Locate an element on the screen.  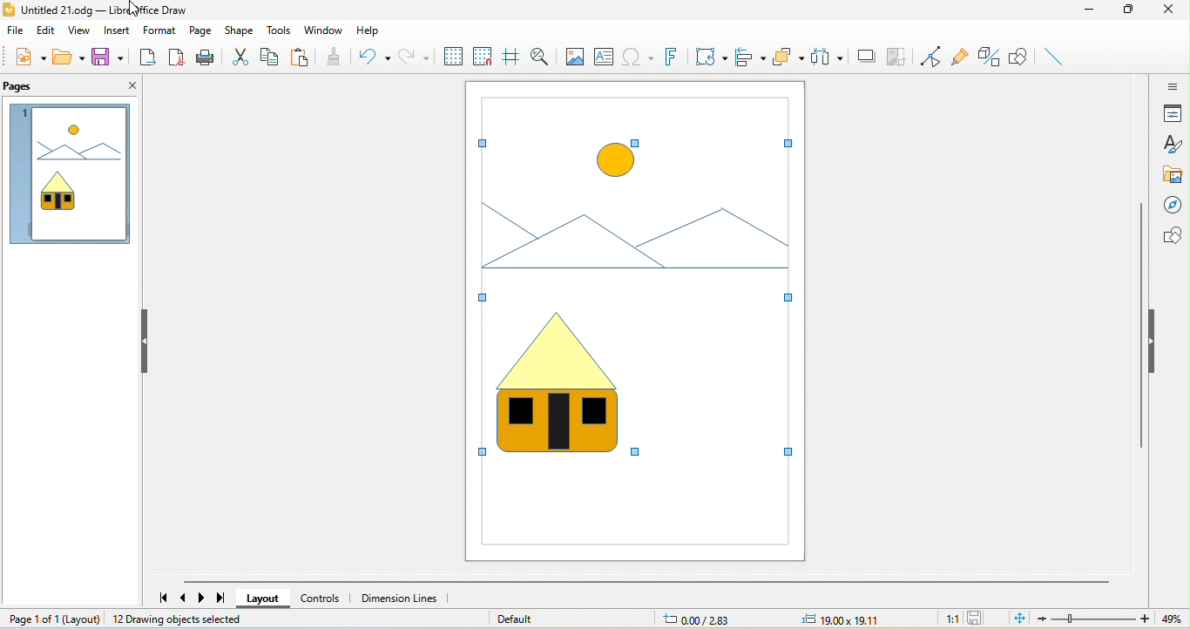
window is located at coordinates (322, 30).